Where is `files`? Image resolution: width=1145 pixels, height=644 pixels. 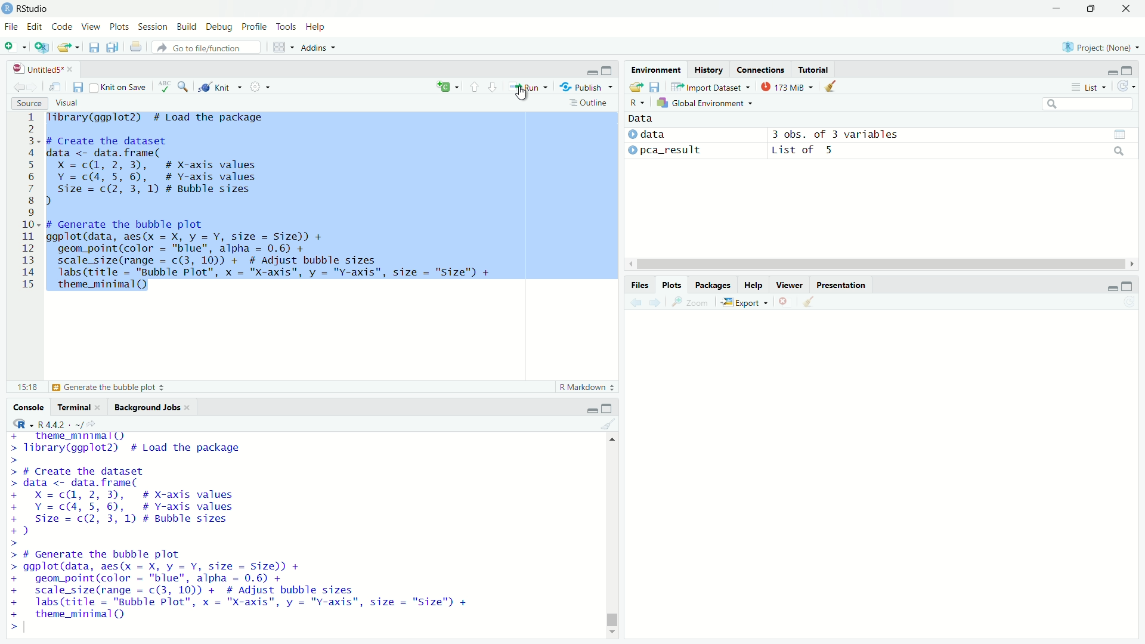
files is located at coordinates (641, 285).